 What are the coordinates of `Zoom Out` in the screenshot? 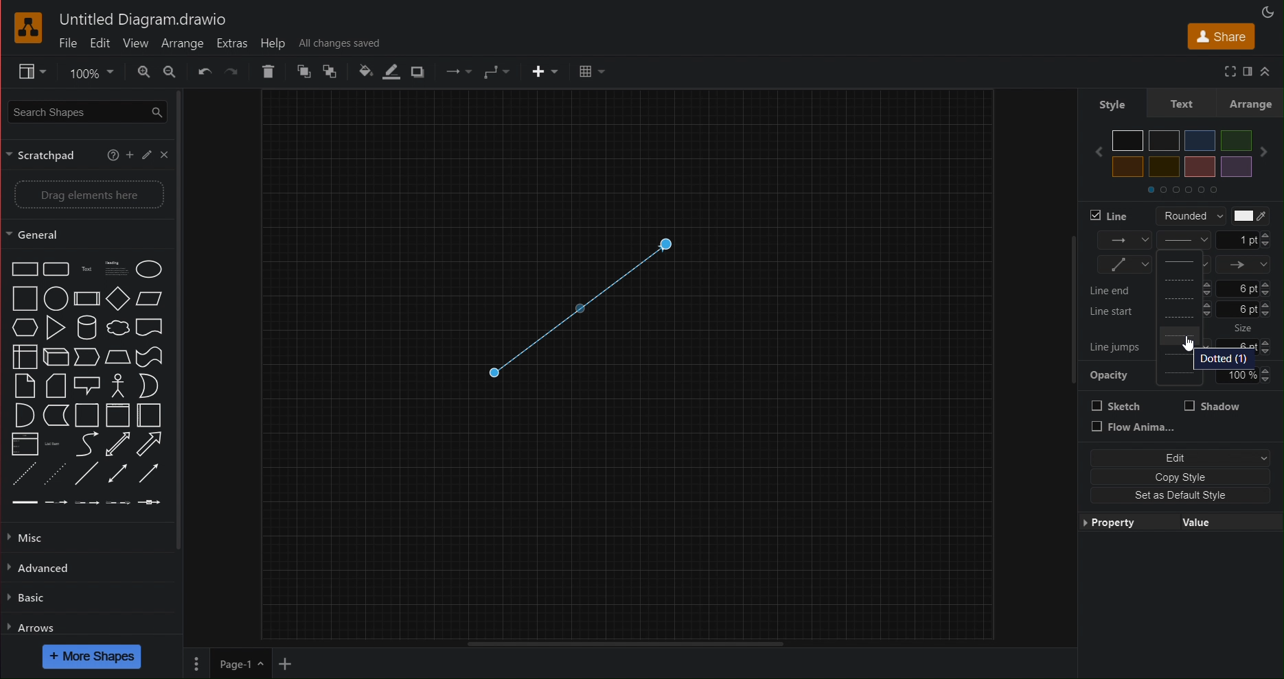 It's located at (170, 71).